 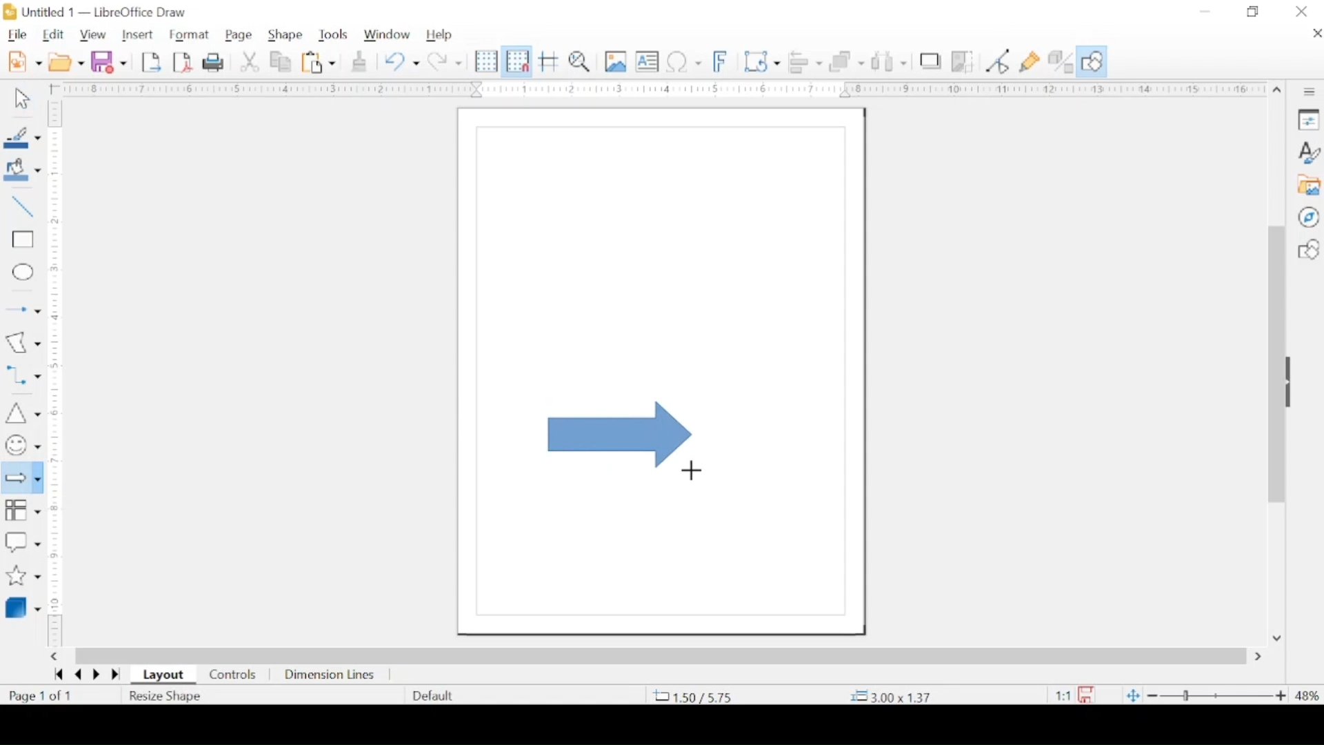 I want to click on block arrow, so click(x=621, y=435).